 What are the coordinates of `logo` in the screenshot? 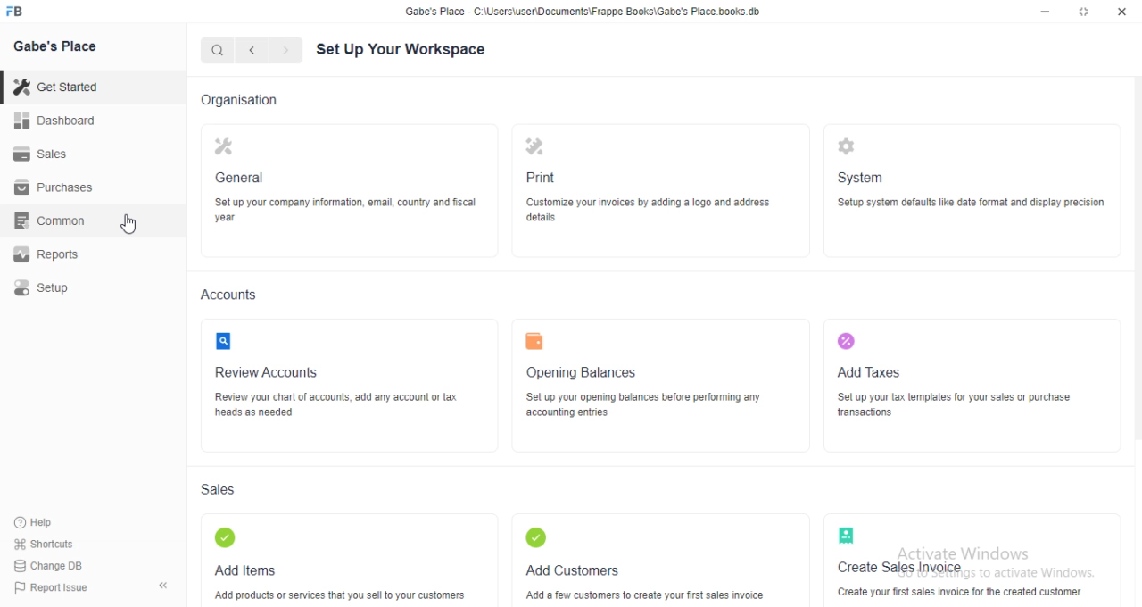 It's located at (225, 342).